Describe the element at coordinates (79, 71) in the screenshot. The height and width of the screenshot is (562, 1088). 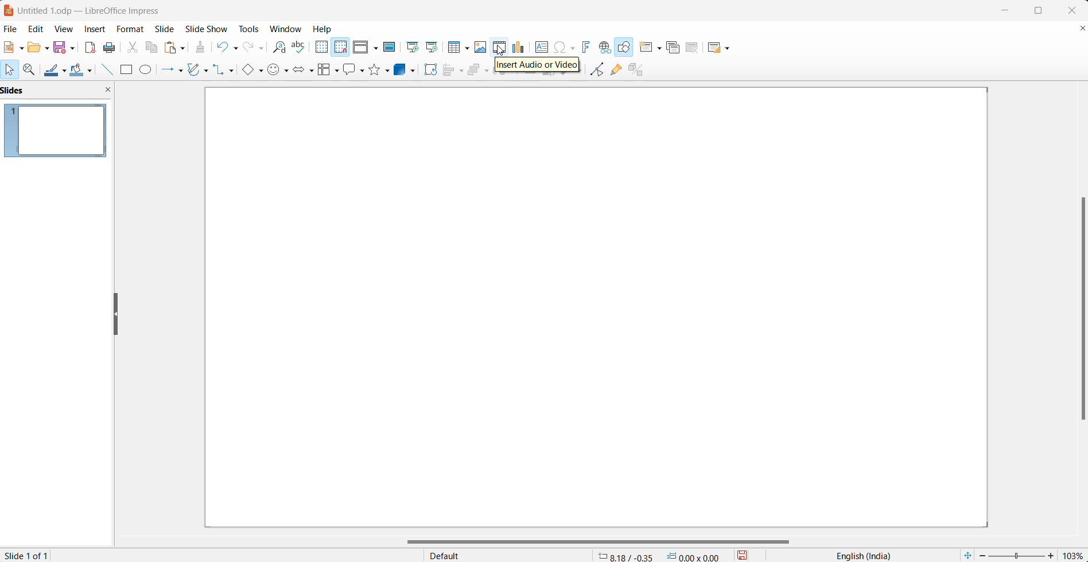
I see `fill color` at that location.